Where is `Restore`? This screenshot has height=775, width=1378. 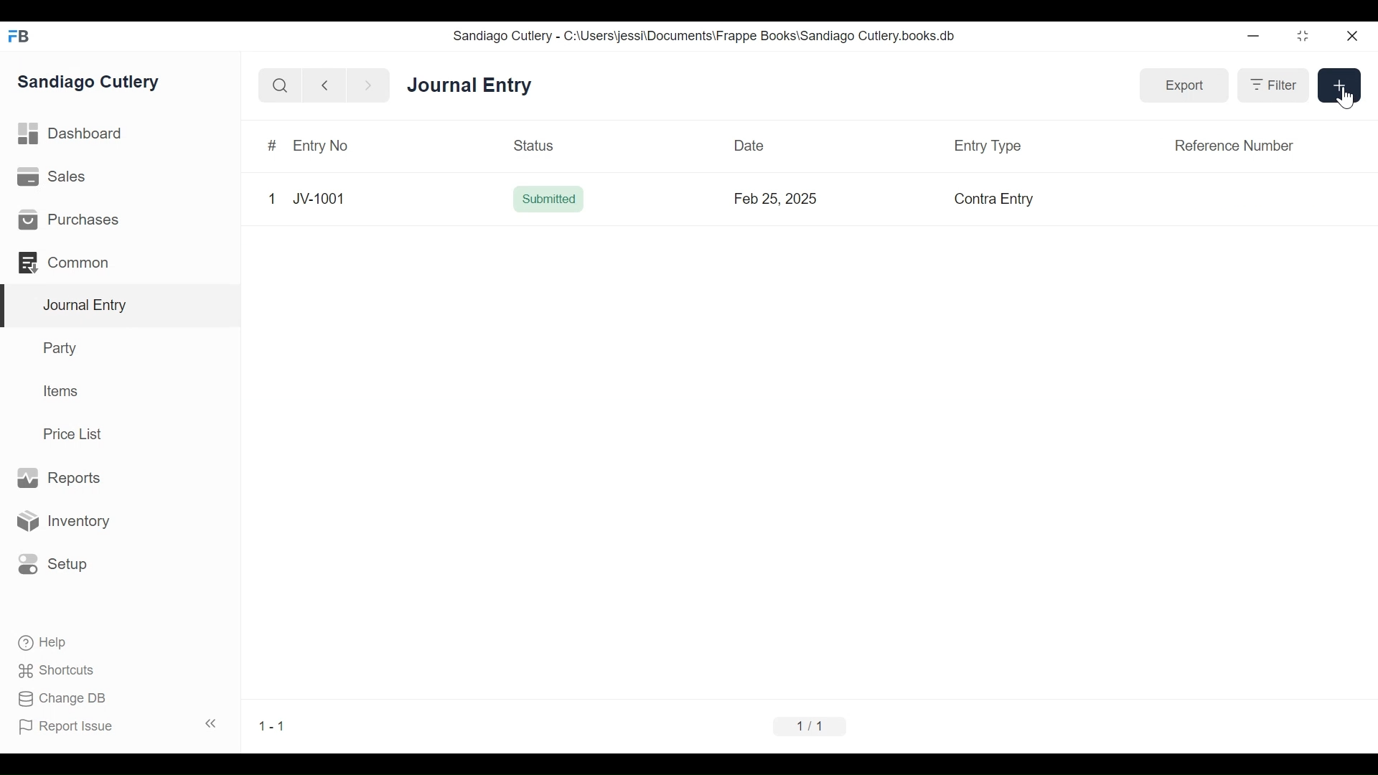 Restore is located at coordinates (1303, 37).